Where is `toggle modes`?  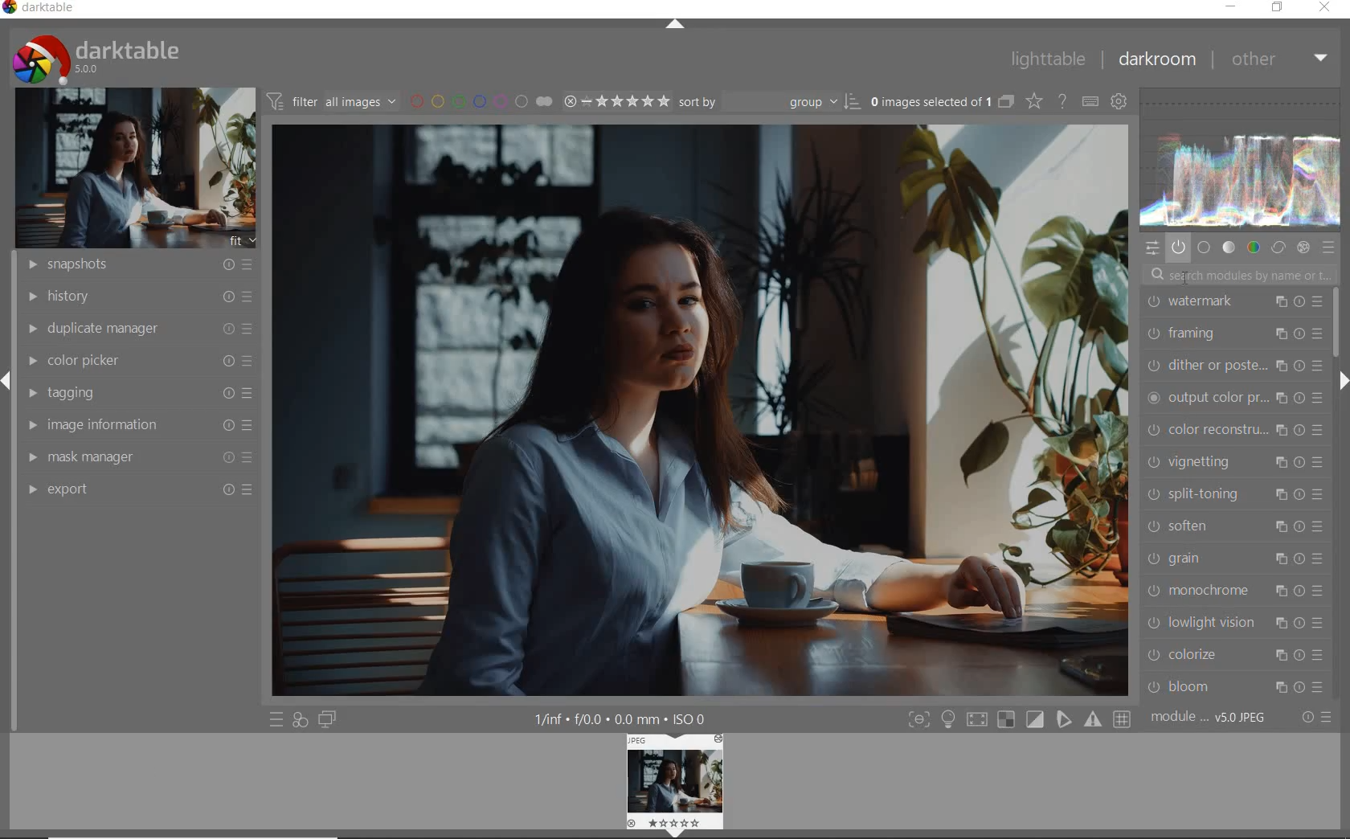
toggle modes is located at coordinates (1018, 719).